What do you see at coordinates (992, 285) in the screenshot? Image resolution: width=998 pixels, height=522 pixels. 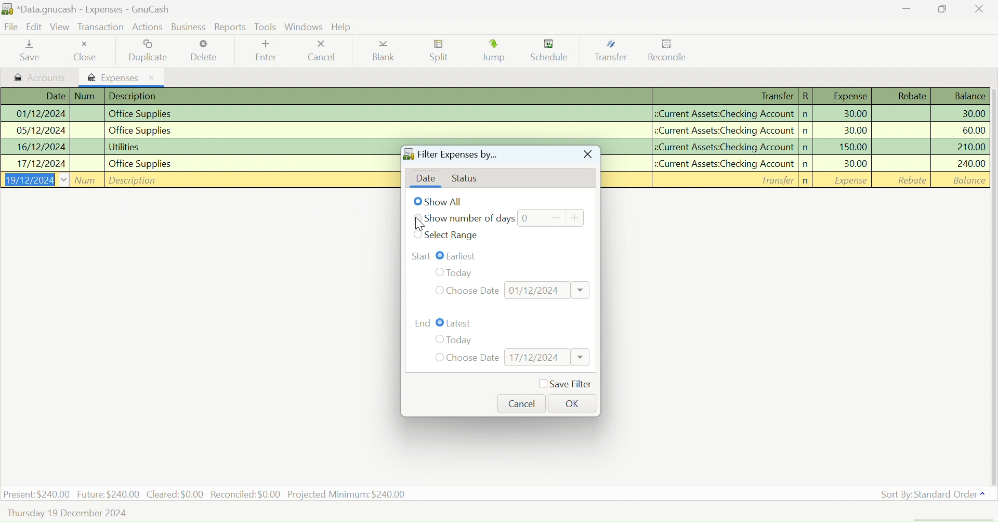 I see `vertical scroll bar` at bounding box center [992, 285].